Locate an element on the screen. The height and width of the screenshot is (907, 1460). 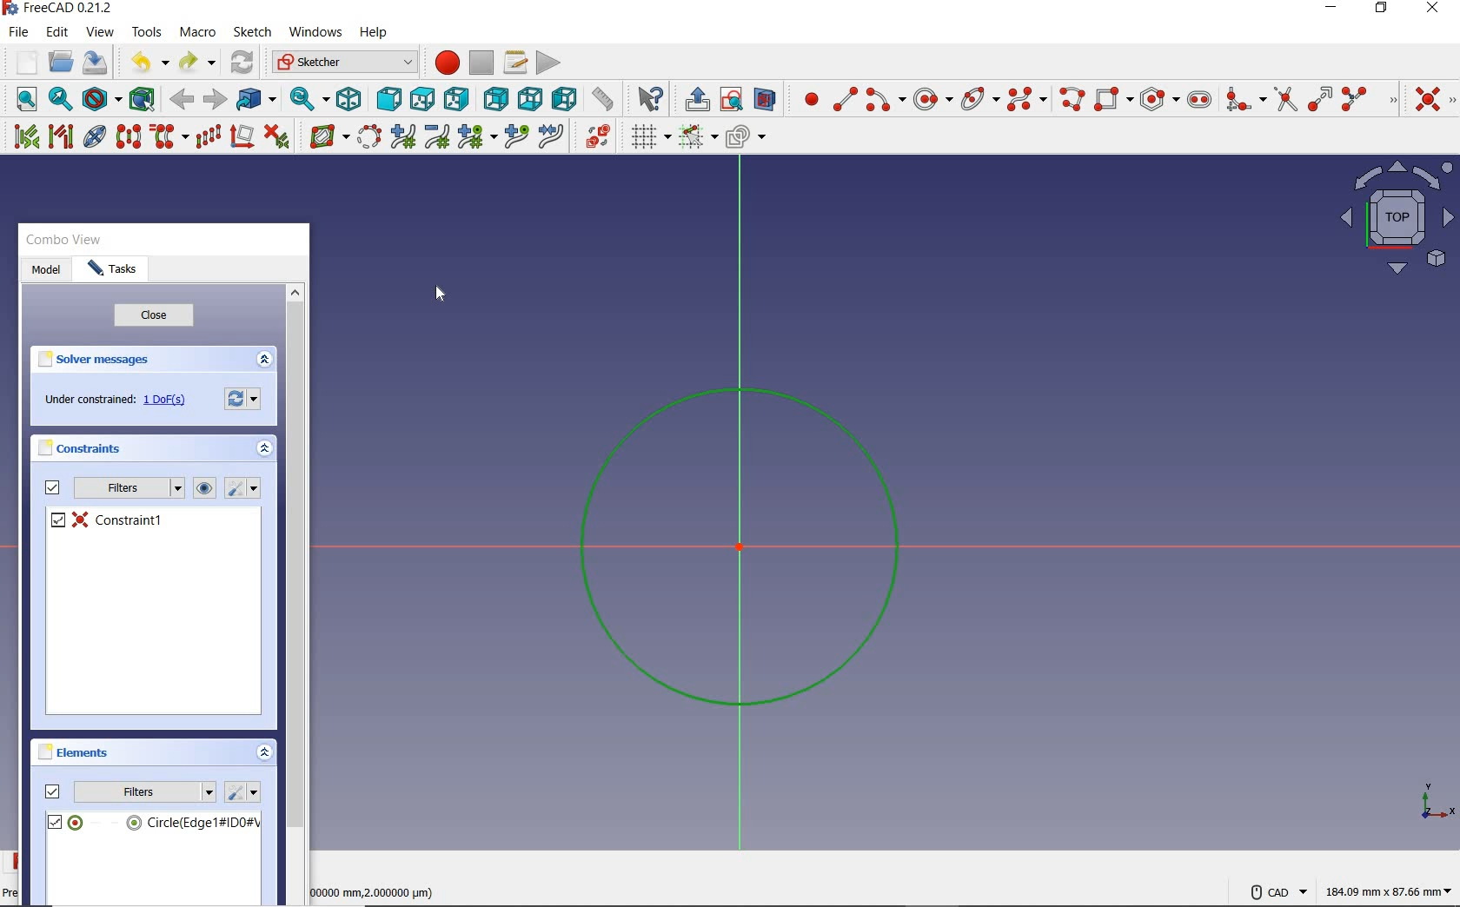
redo is located at coordinates (196, 63).